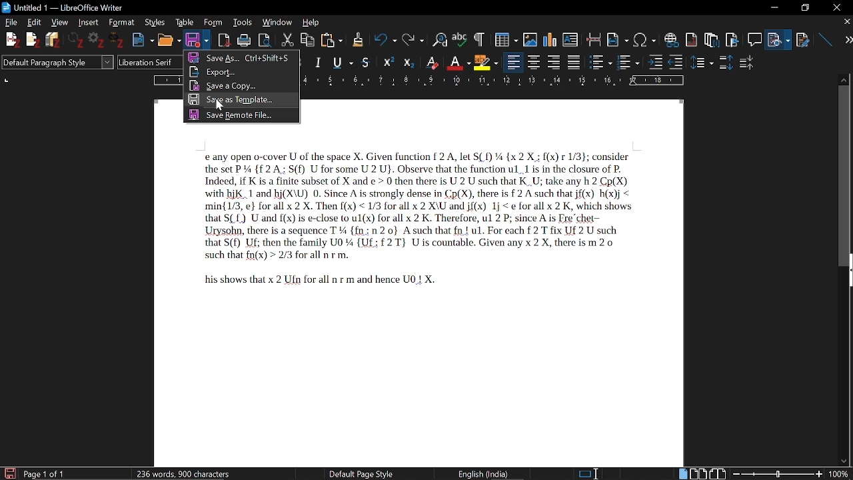  I want to click on save as, so click(241, 57).